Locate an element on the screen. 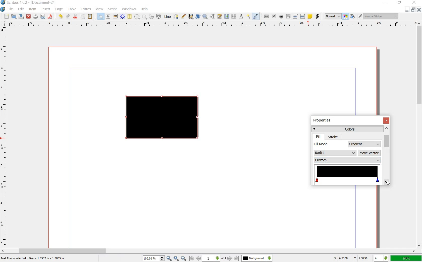 Image resolution: width=422 pixels, height=262 pixels. item is located at coordinates (32, 10).